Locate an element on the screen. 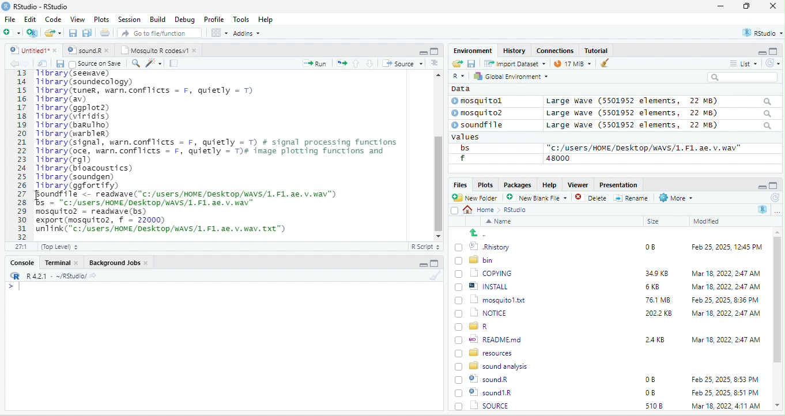 This screenshot has height=416, width=785. more is located at coordinates (777, 211).